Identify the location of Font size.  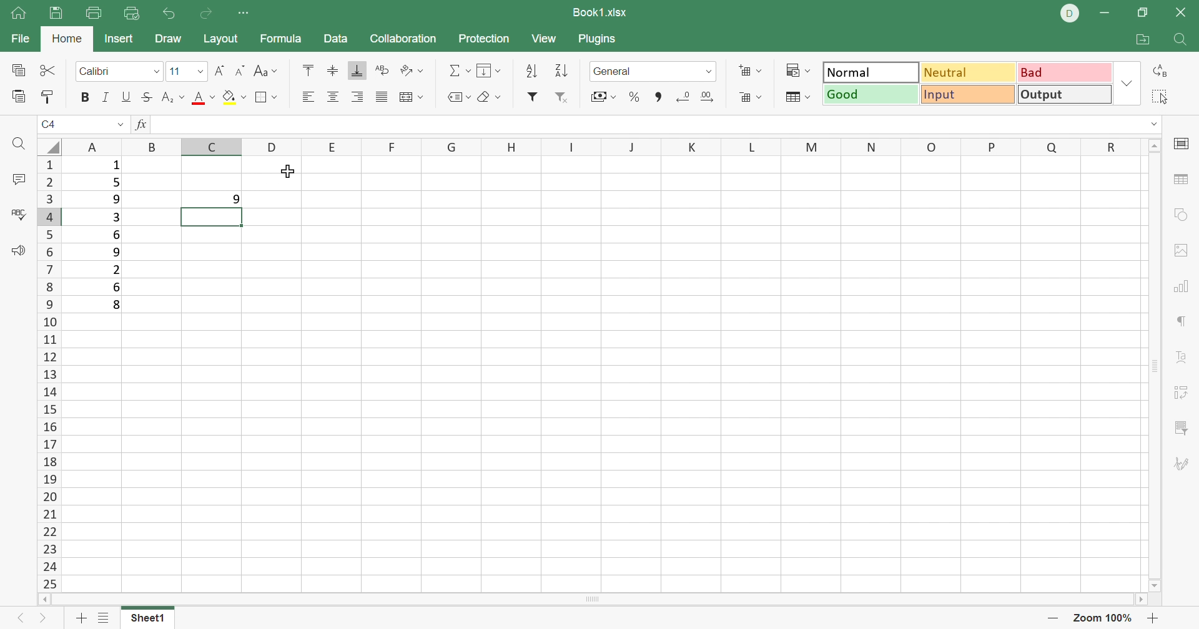
(204, 100).